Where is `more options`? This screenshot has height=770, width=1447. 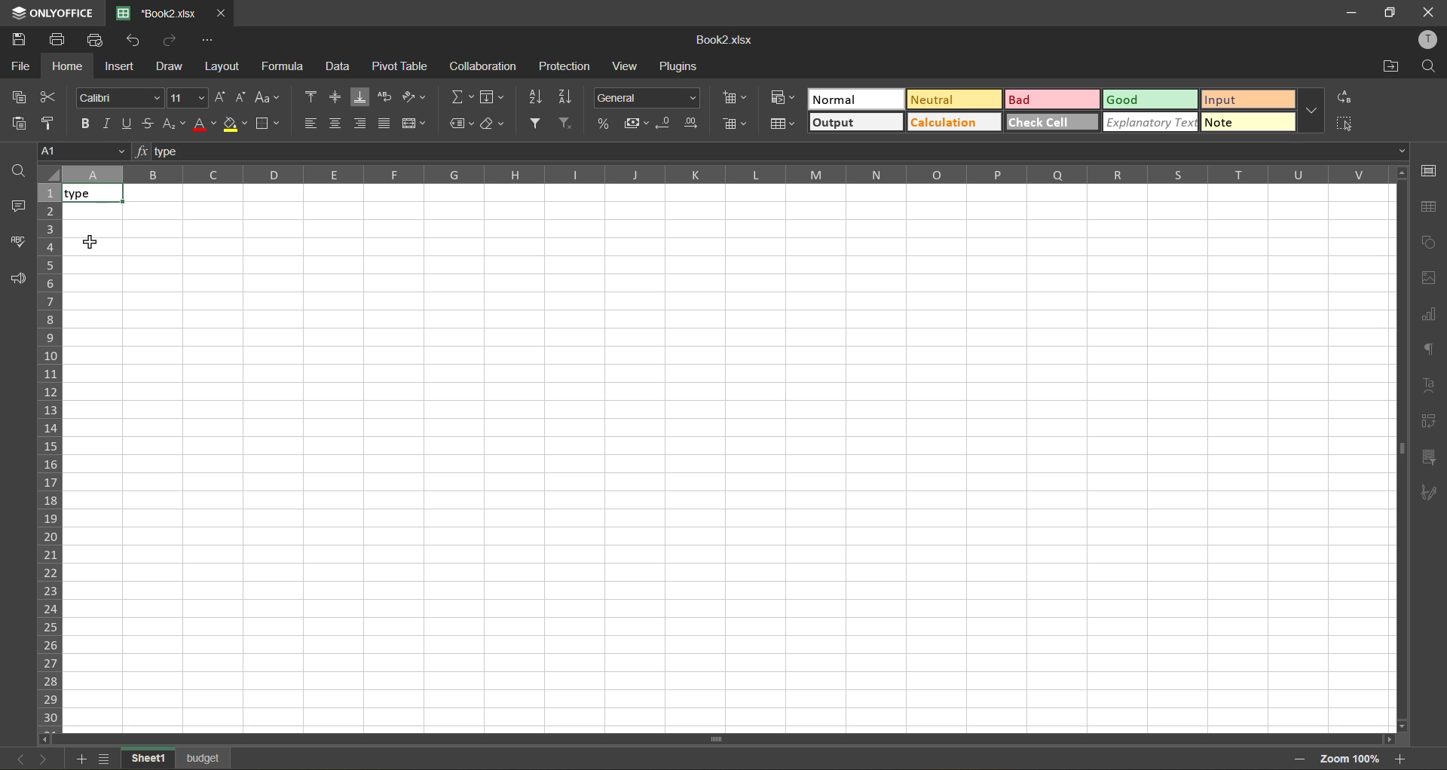 more options is located at coordinates (1311, 112).